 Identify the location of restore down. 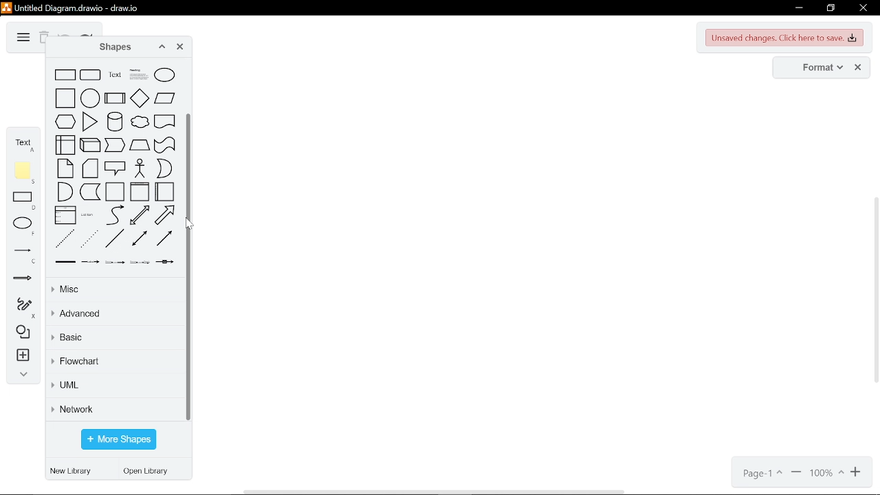
(830, 8).